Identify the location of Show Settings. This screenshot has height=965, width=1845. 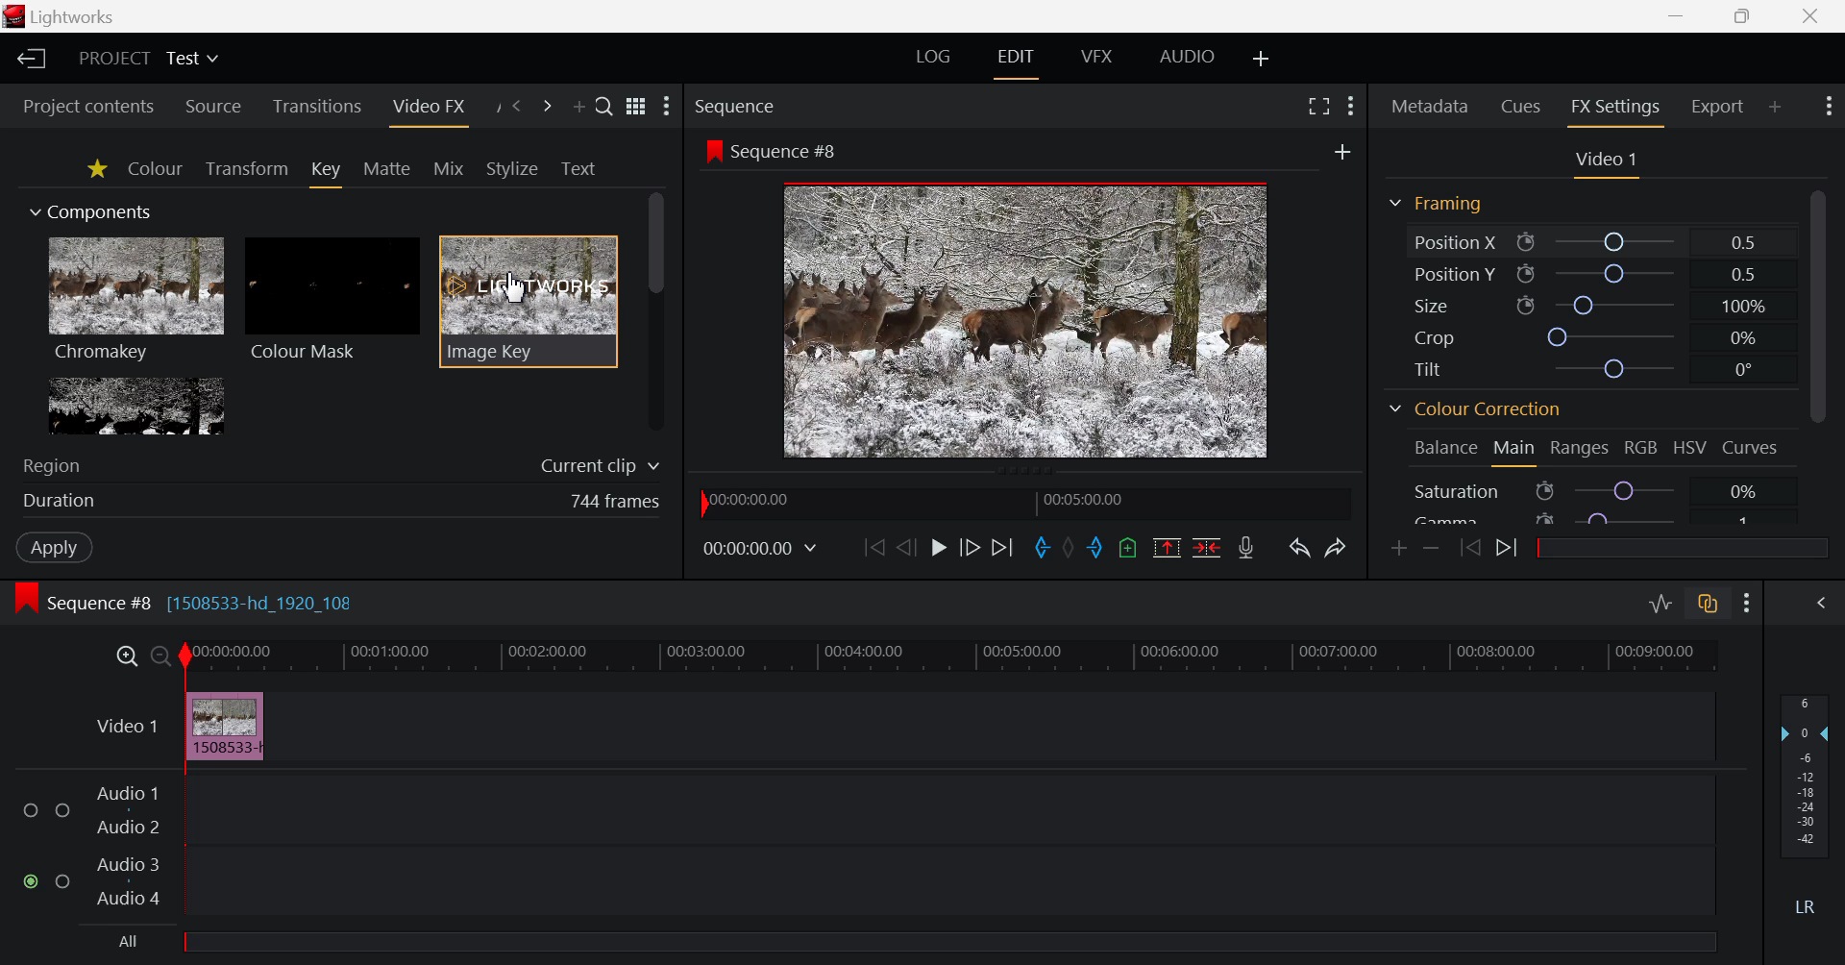
(1828, 106).